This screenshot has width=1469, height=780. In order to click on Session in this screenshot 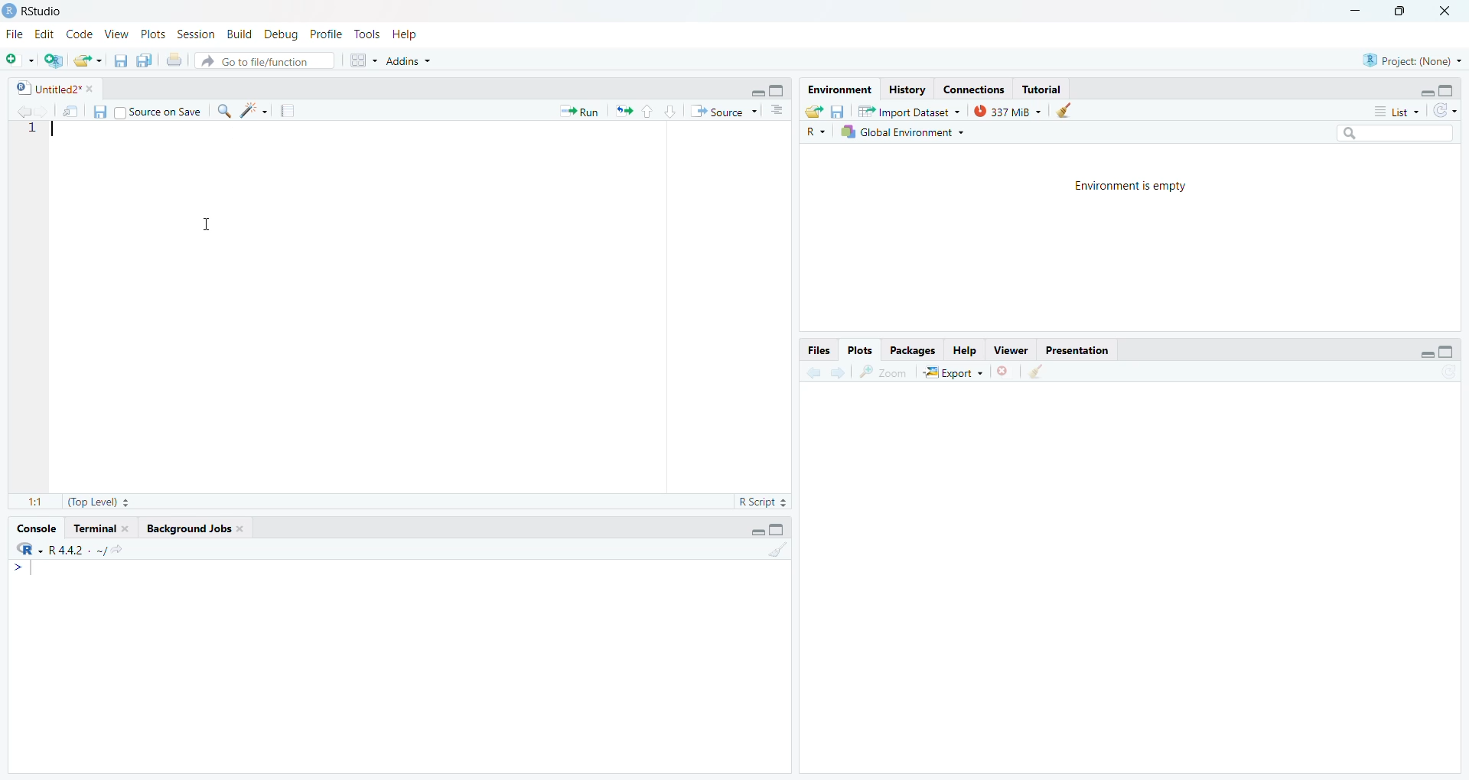, I will do `click(196, 36)`.